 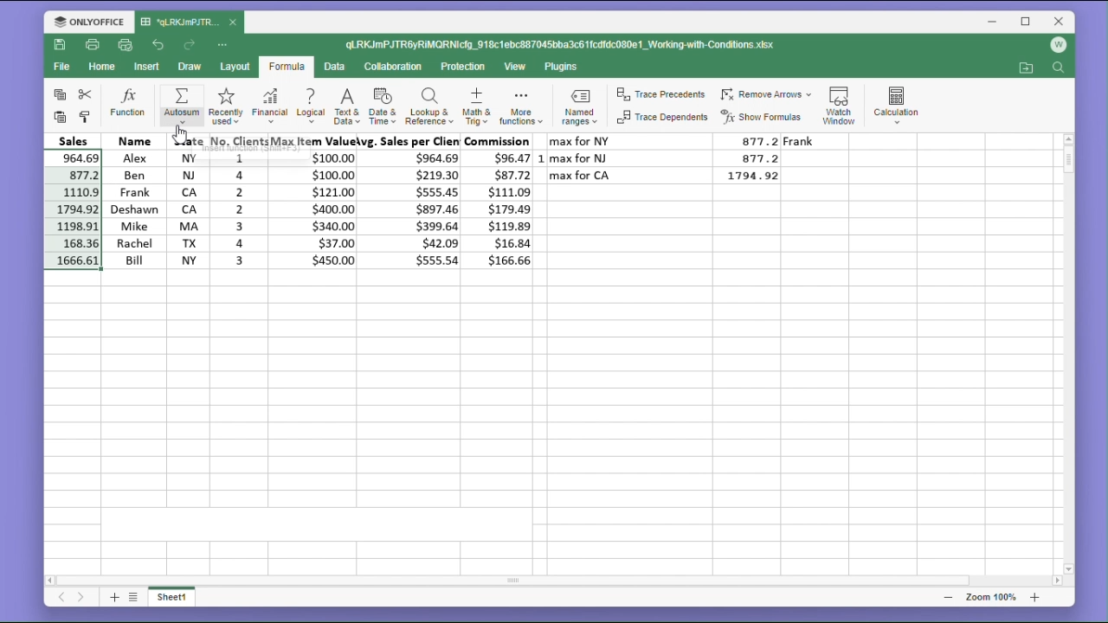 What do you see at coordinates (136, 596) in the screenshot?
I see `list of sheets` at bounding box center [136, 596].